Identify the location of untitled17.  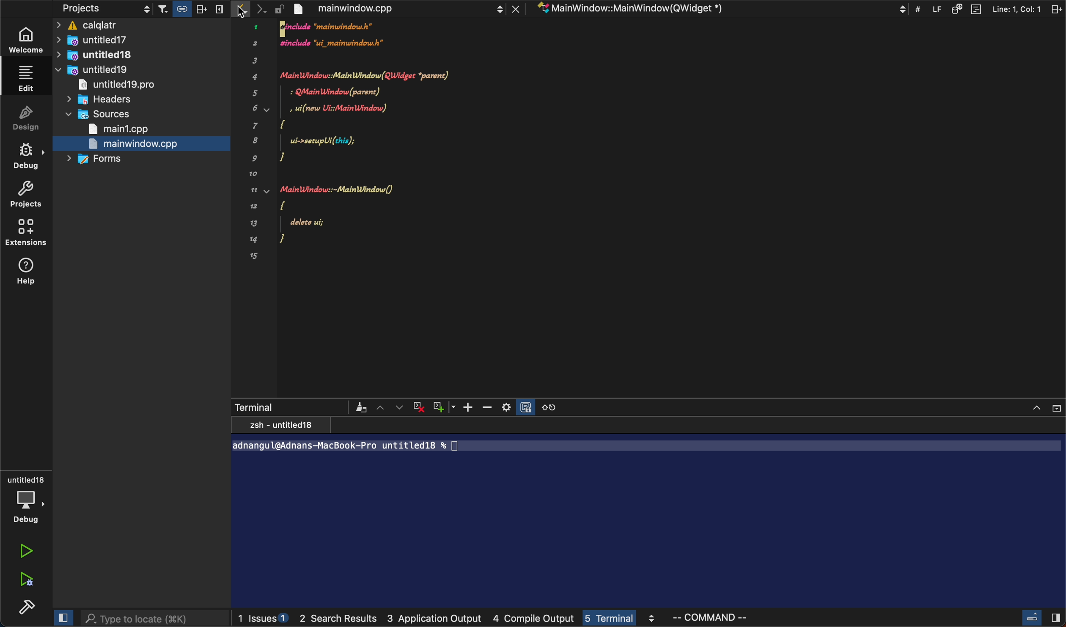
(112, 40).